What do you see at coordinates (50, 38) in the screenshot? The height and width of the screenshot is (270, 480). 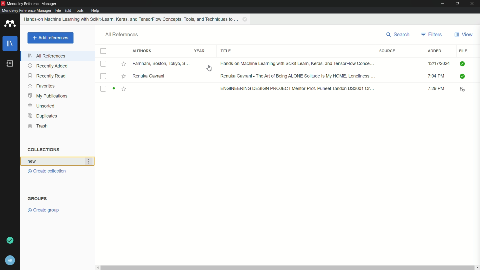 I see `add references` at bounding box center [50, 38].